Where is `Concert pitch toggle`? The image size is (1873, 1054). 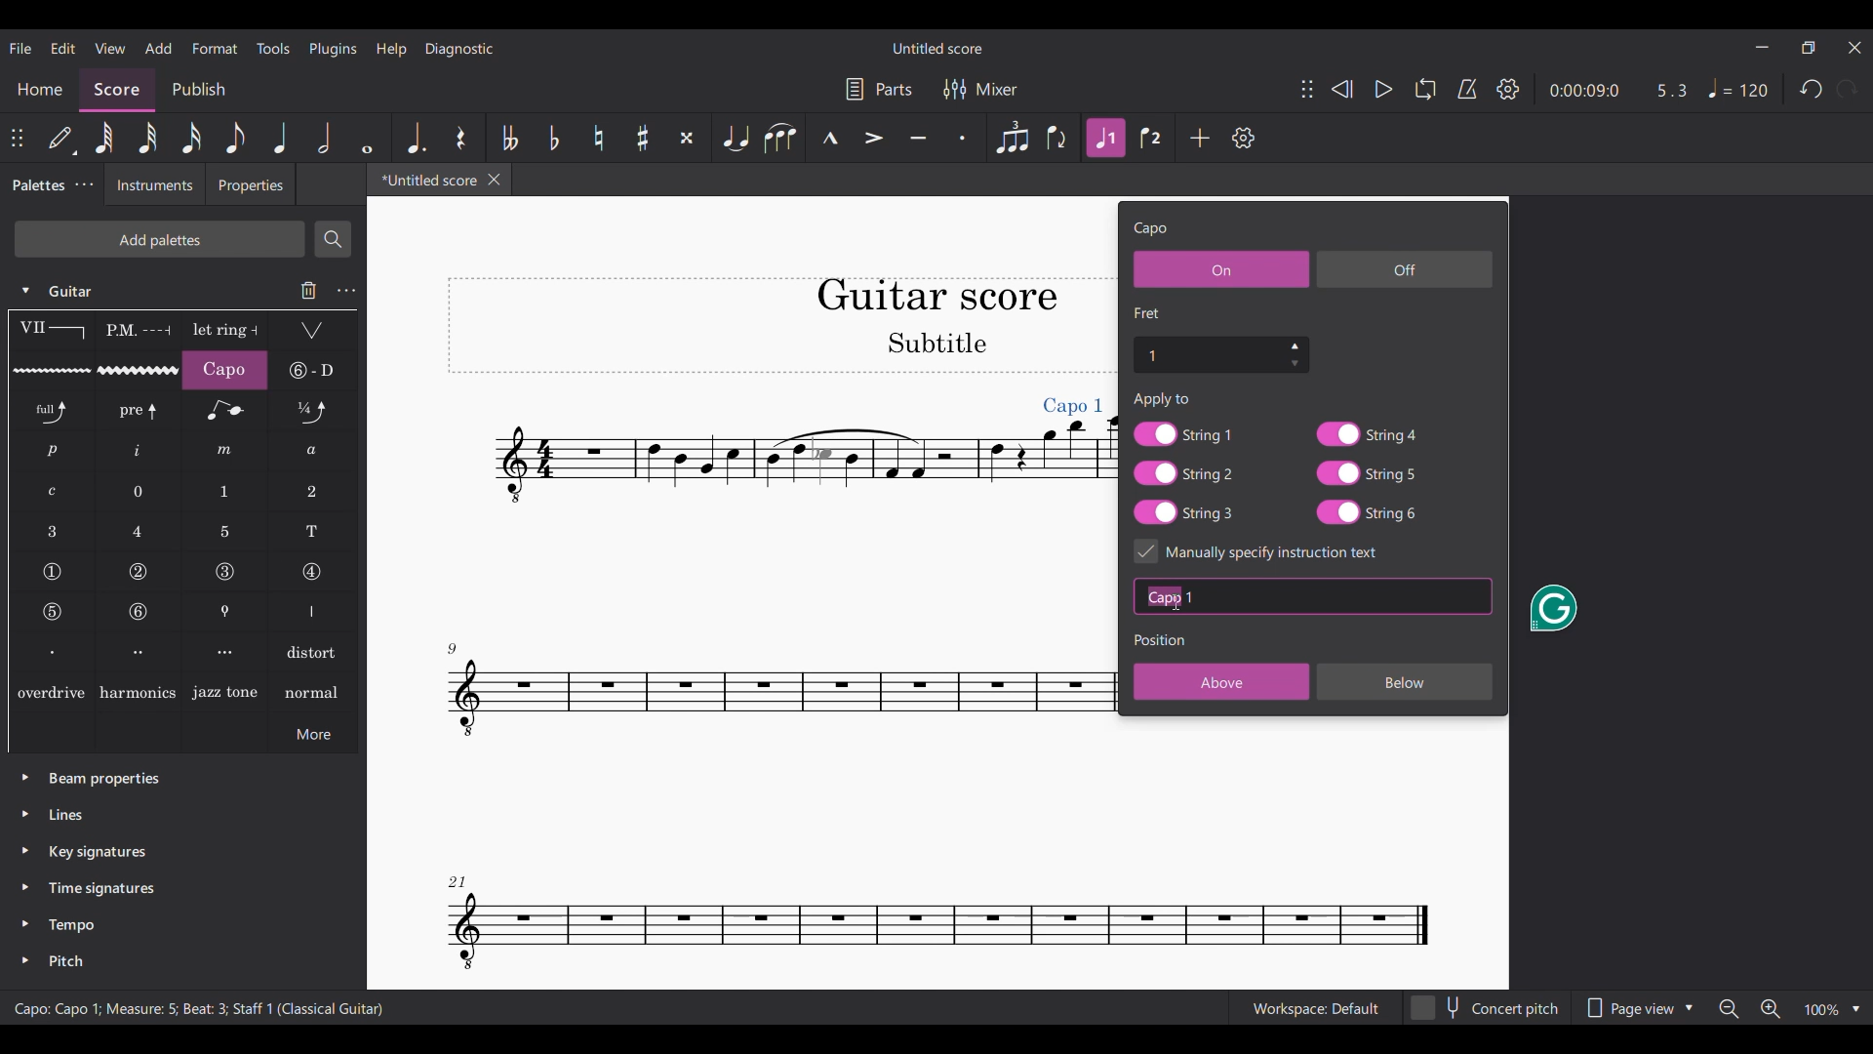
Concert pitch toggle is located at coordinates (1488, 1007).